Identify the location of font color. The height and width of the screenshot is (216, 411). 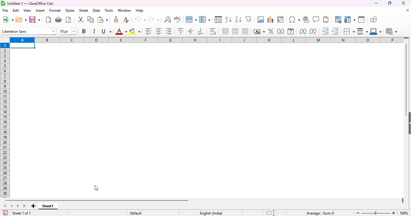
(121, 31).